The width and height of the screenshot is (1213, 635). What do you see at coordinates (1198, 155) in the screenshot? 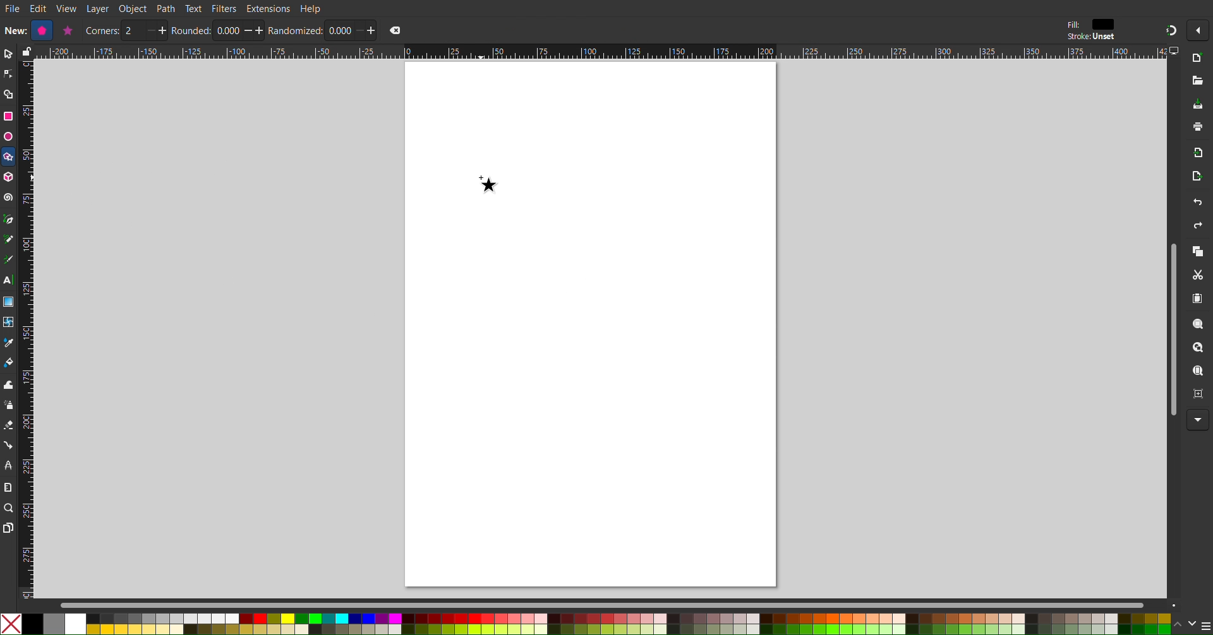
I see `Import Bitmap` at bounding box center [1198, 155].